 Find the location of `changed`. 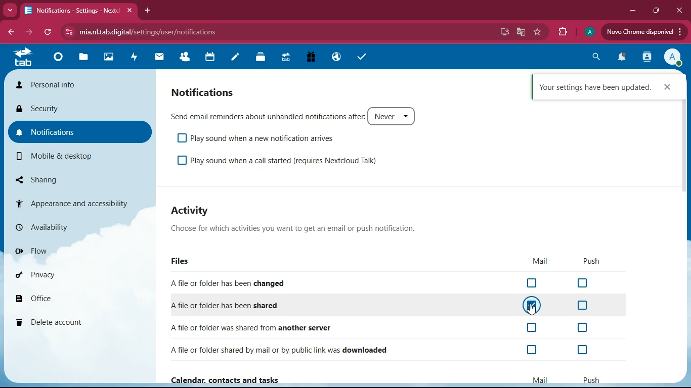

changed is located at coordinates (235, 284).